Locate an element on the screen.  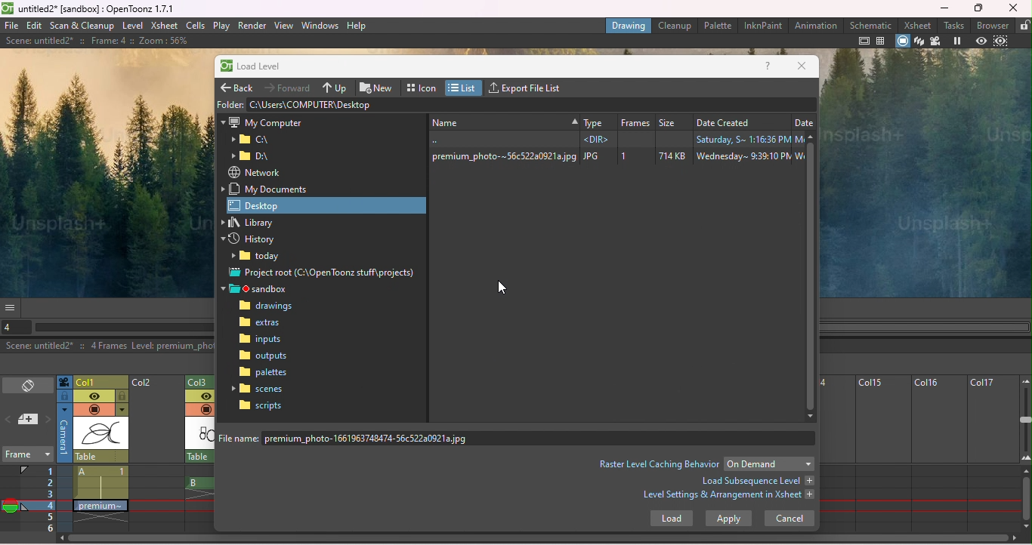
New is located at coordinates (379, 86).